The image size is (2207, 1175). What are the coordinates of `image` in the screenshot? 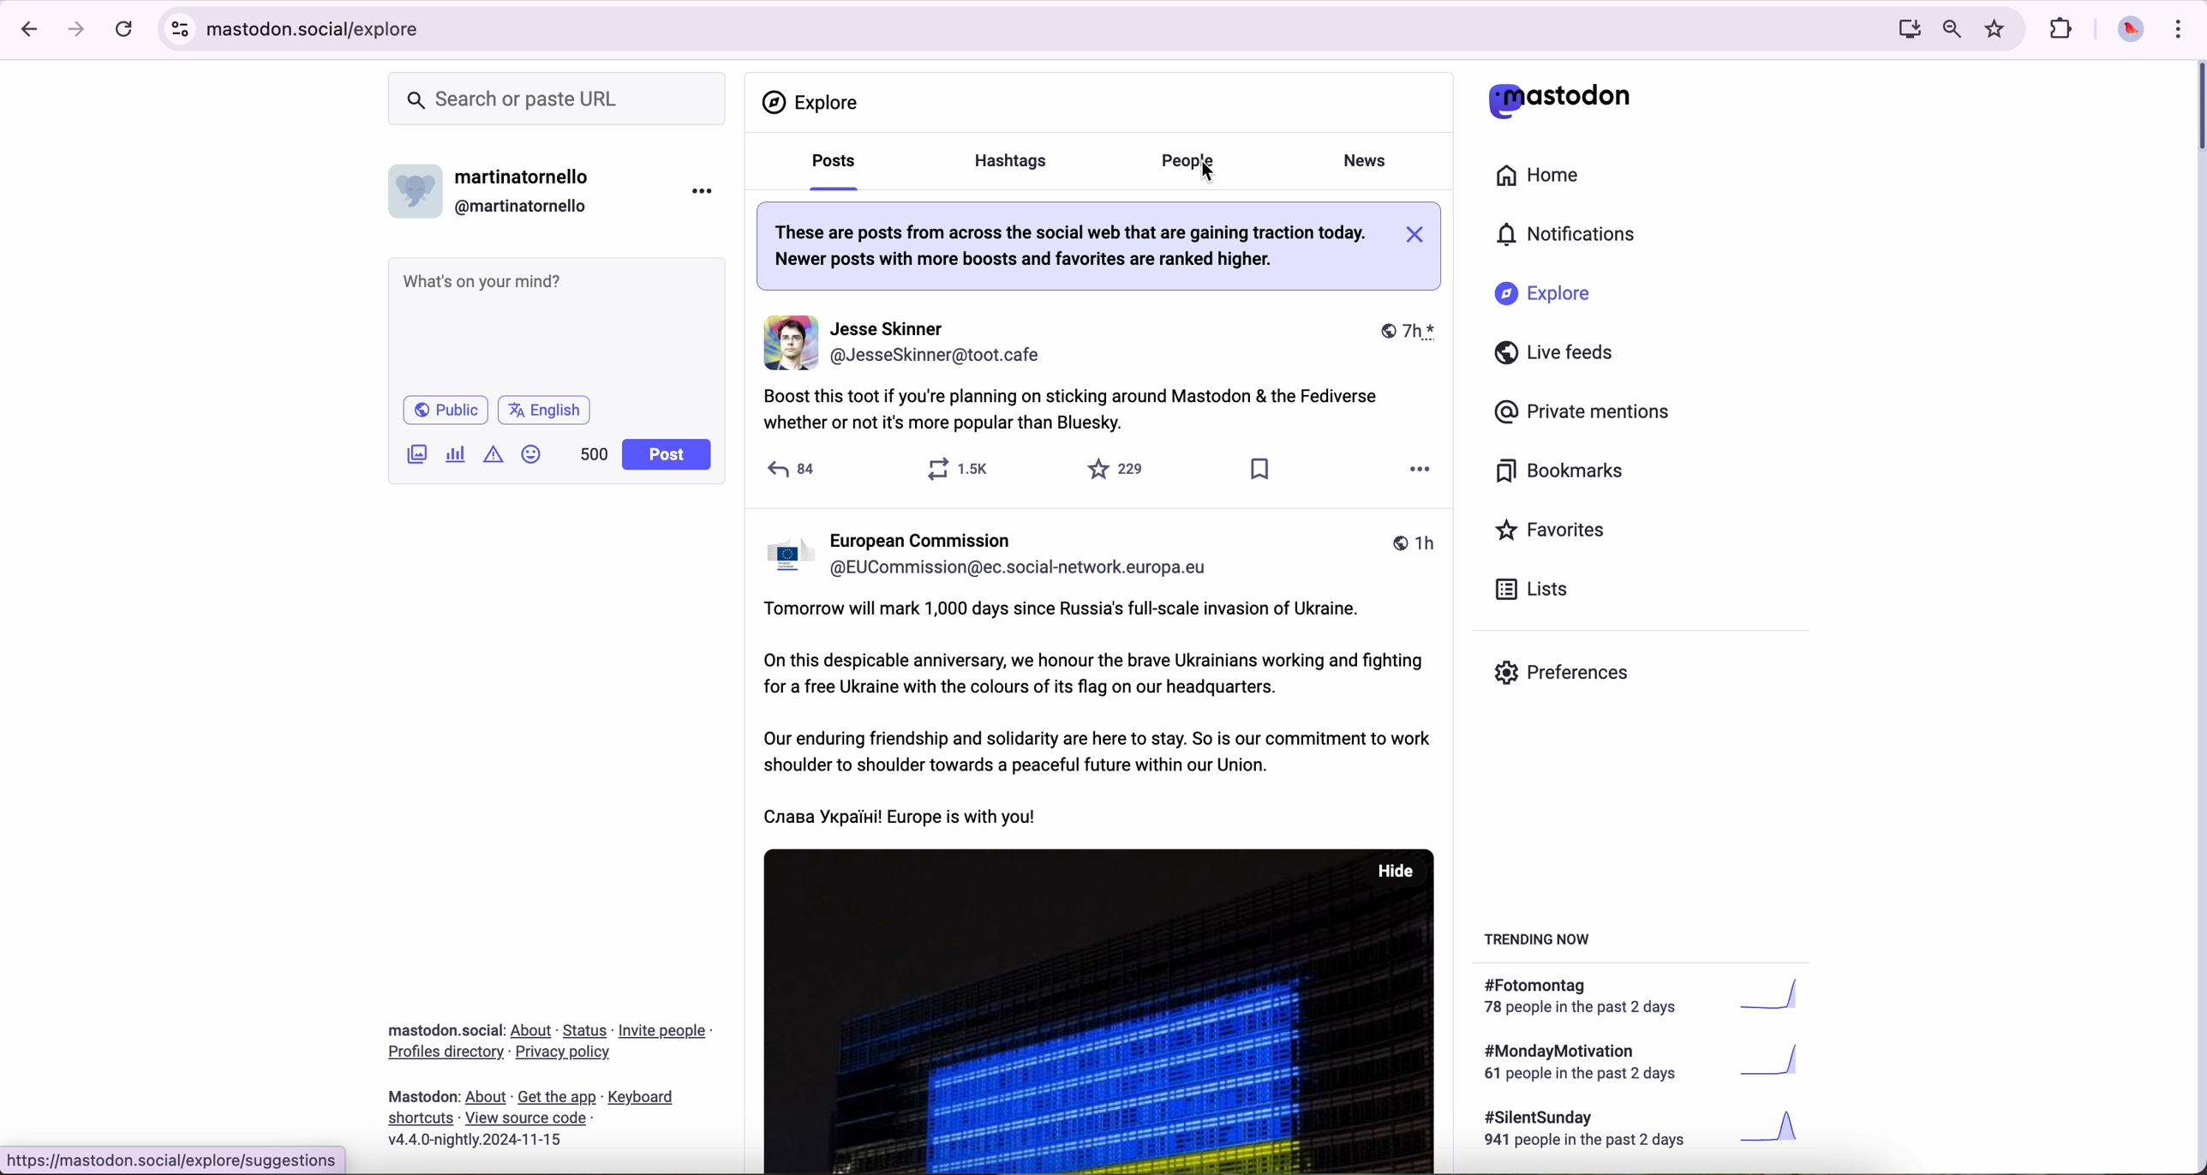 It's located at (1101, 1010).